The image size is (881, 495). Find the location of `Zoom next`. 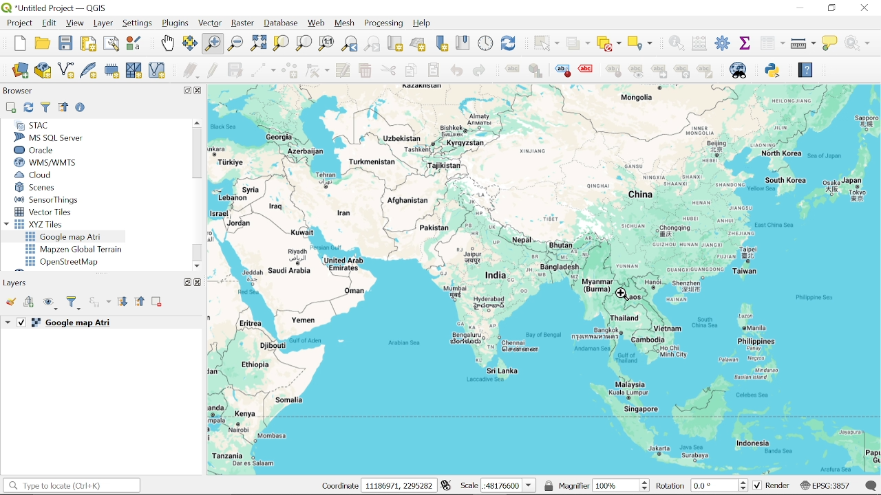

Zoom next is located at coordinates (372, 44).